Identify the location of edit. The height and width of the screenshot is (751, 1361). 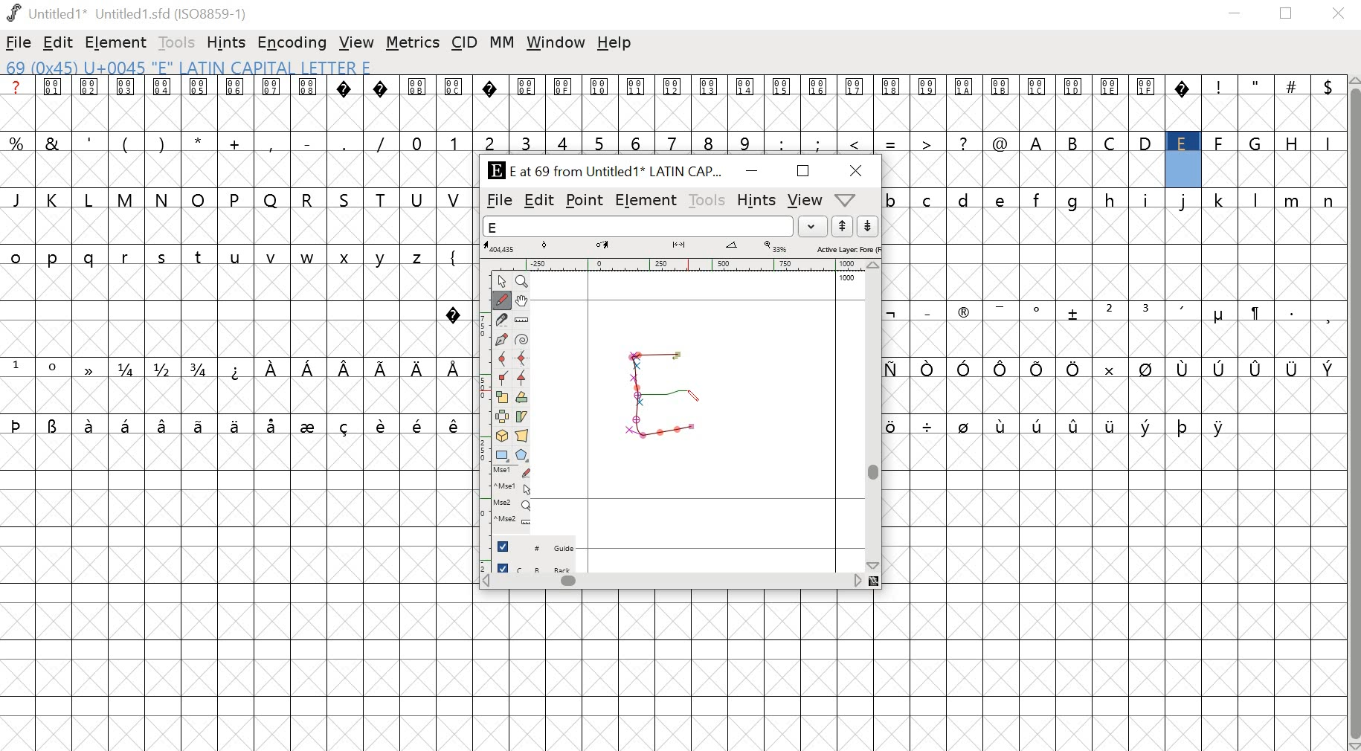
(59, 42).